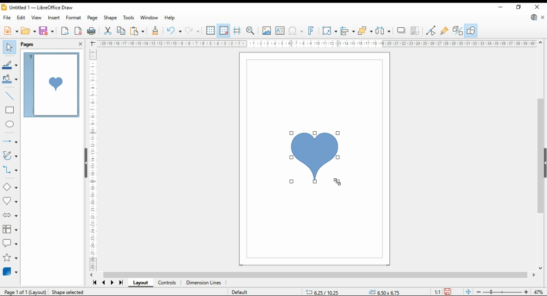 This screenshot has width=547, height=296. What do you see at coordinates (108, 31) in the screenshot?
I see `cut` at bounding box center [108, 31].